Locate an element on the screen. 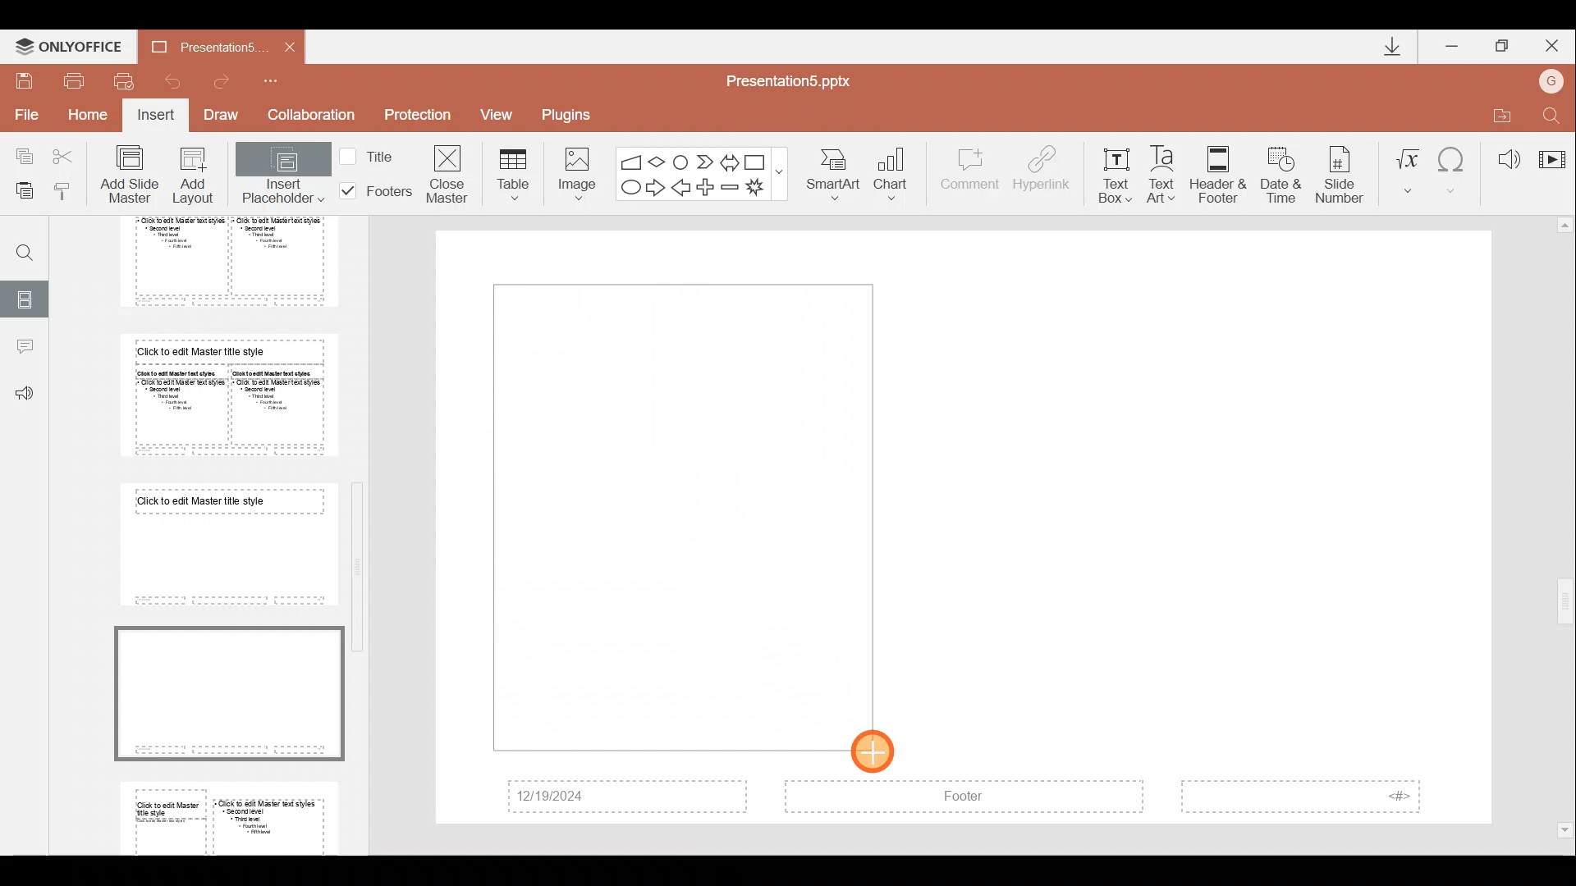  Flow chart-decision is located at coordinates (659, 162).